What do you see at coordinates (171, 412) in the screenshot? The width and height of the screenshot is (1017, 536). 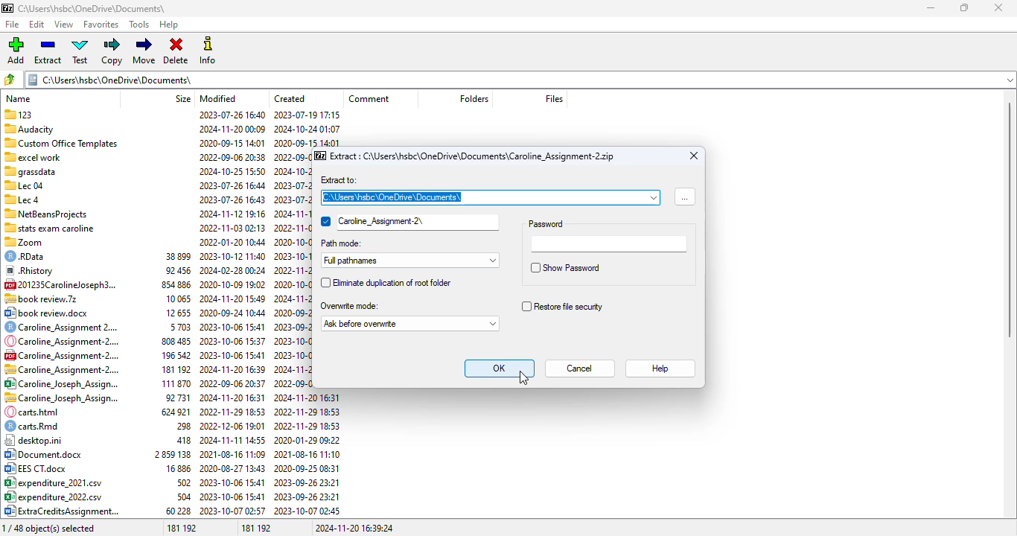 I see `carts.htm! 624921 2022-11-29 1853 2022-11-29 18:53` at bounding box center [171, 412].